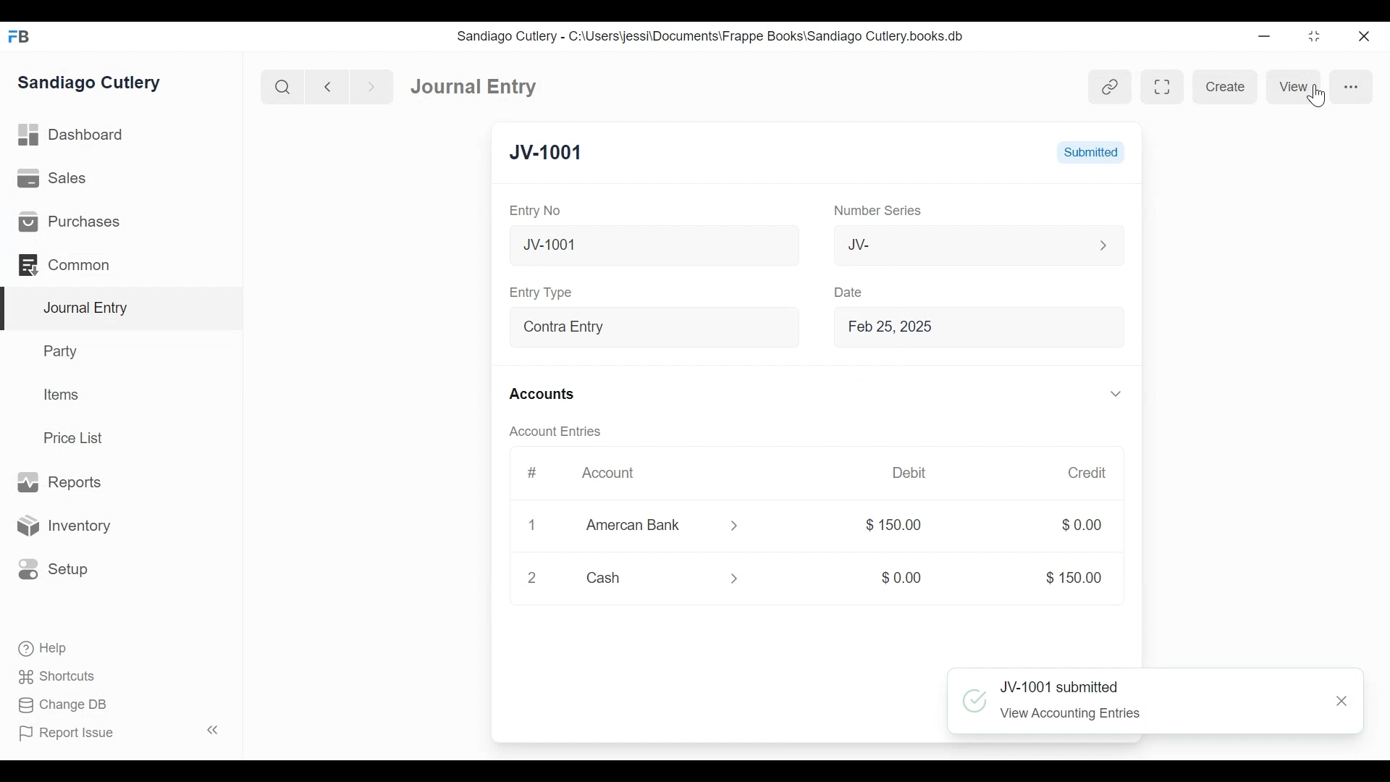 This screenshot has width=1390, height=782. Describe the element at coordinates (122, 732) in the screenshot. I see `Report Issue` at that location.